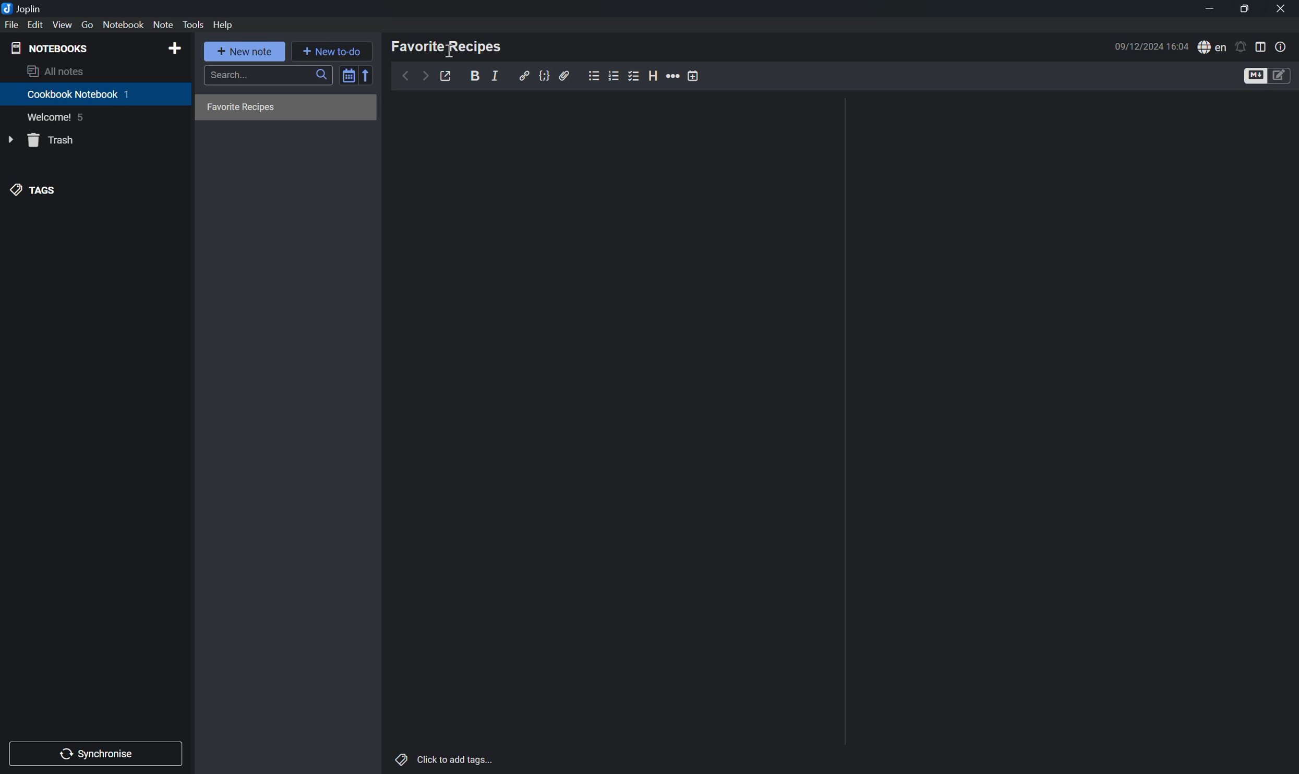  Describe the element at coordinates (477, 74) in the screenshot. I see `Bold` at that location.